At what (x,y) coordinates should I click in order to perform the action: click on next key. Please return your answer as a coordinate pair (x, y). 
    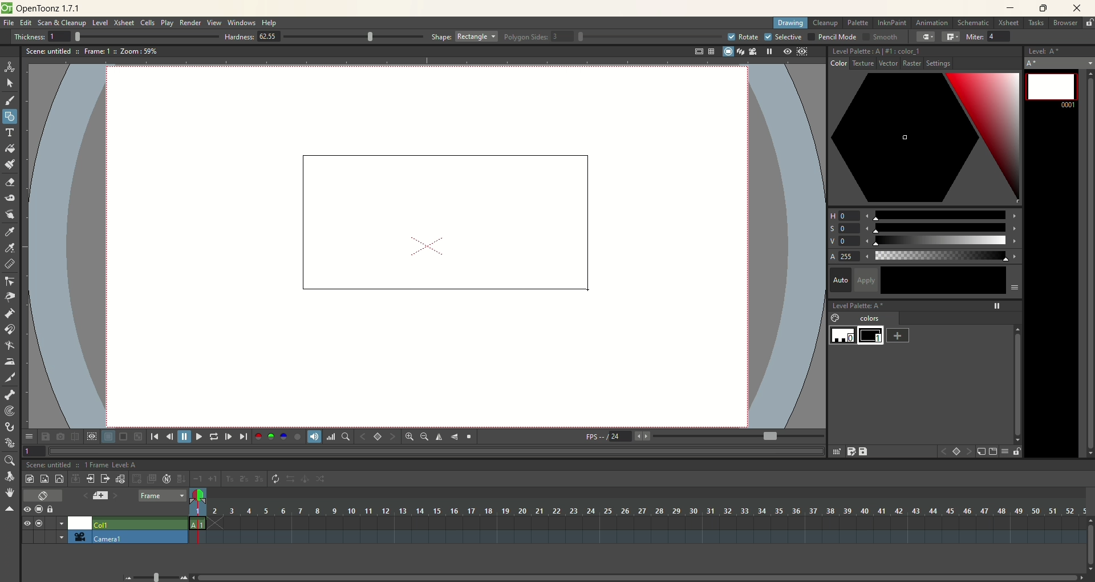
    Looking at the image, I should click on (392, 437).